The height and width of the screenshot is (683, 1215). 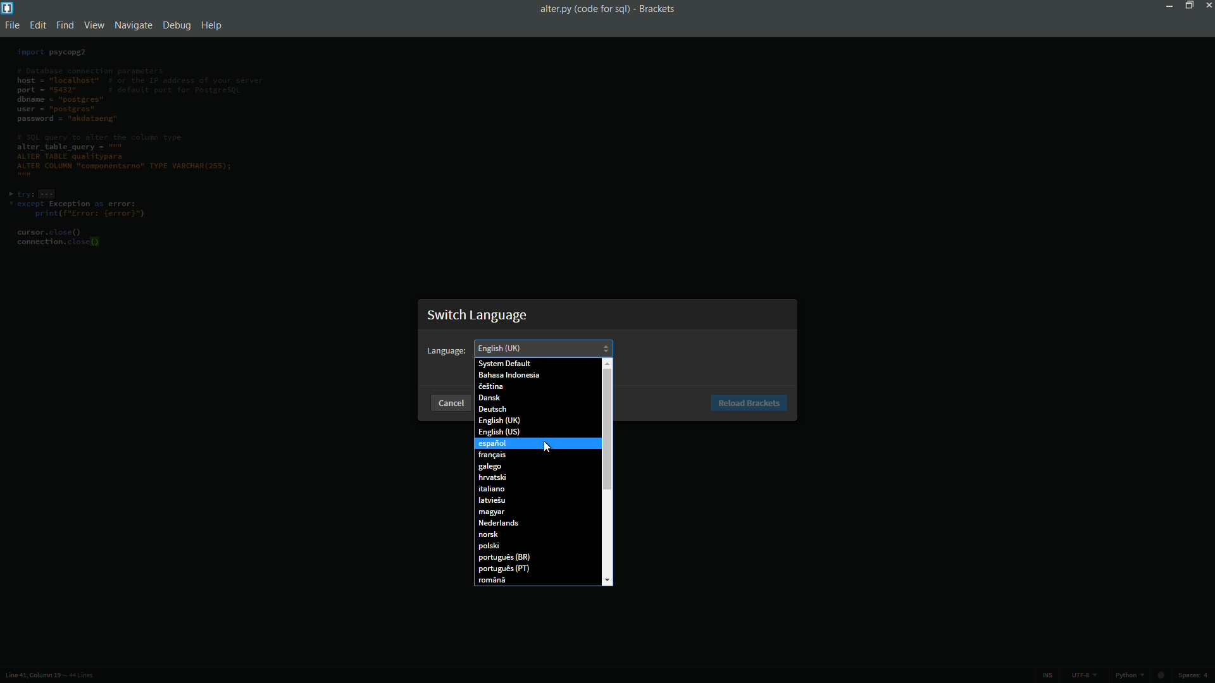 What do you see at coordinates (131, 25) in the screenshot?
I see `navigate menu` at bounding box center [131, 25].